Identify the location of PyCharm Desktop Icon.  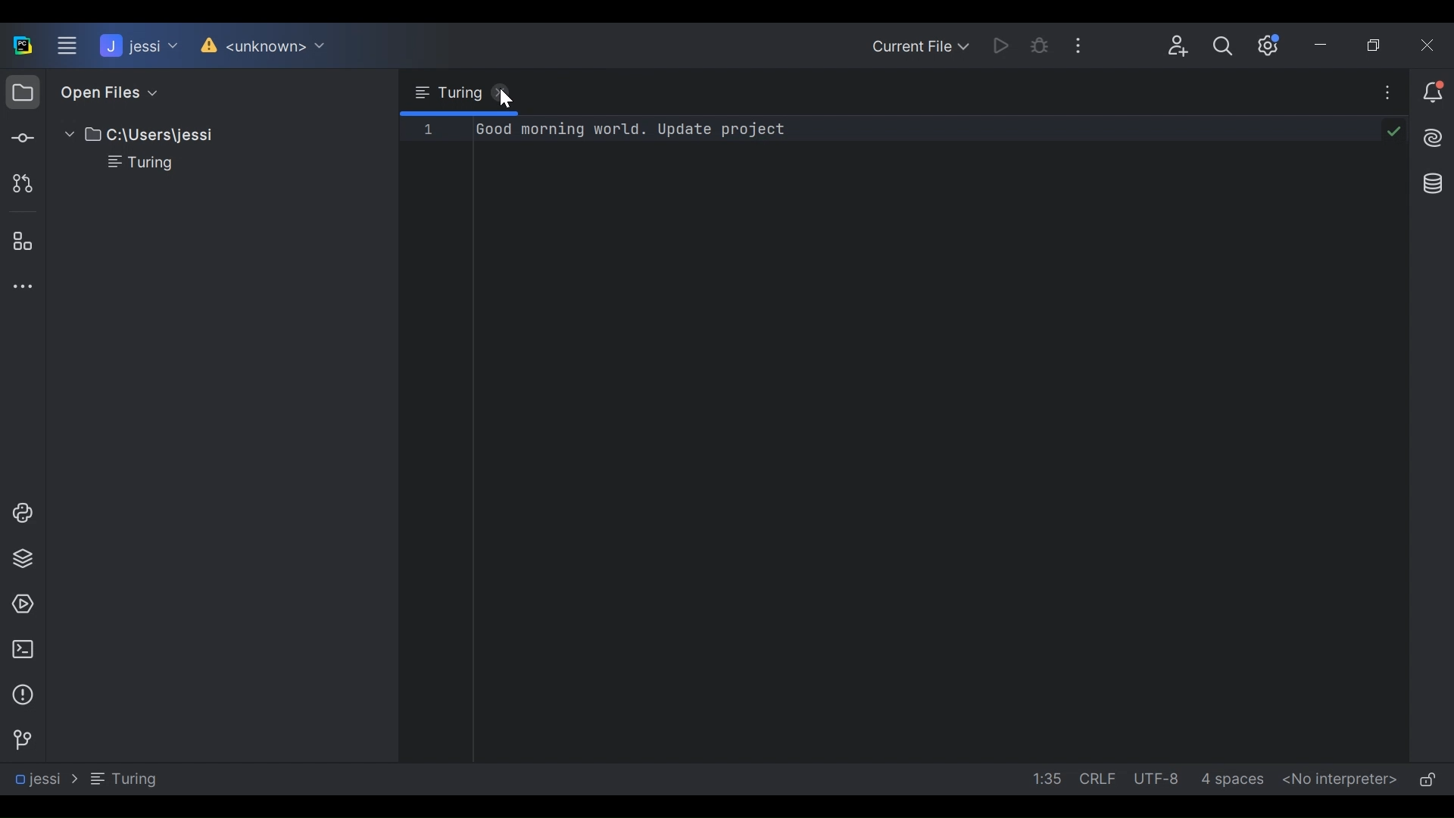
(23, 47).